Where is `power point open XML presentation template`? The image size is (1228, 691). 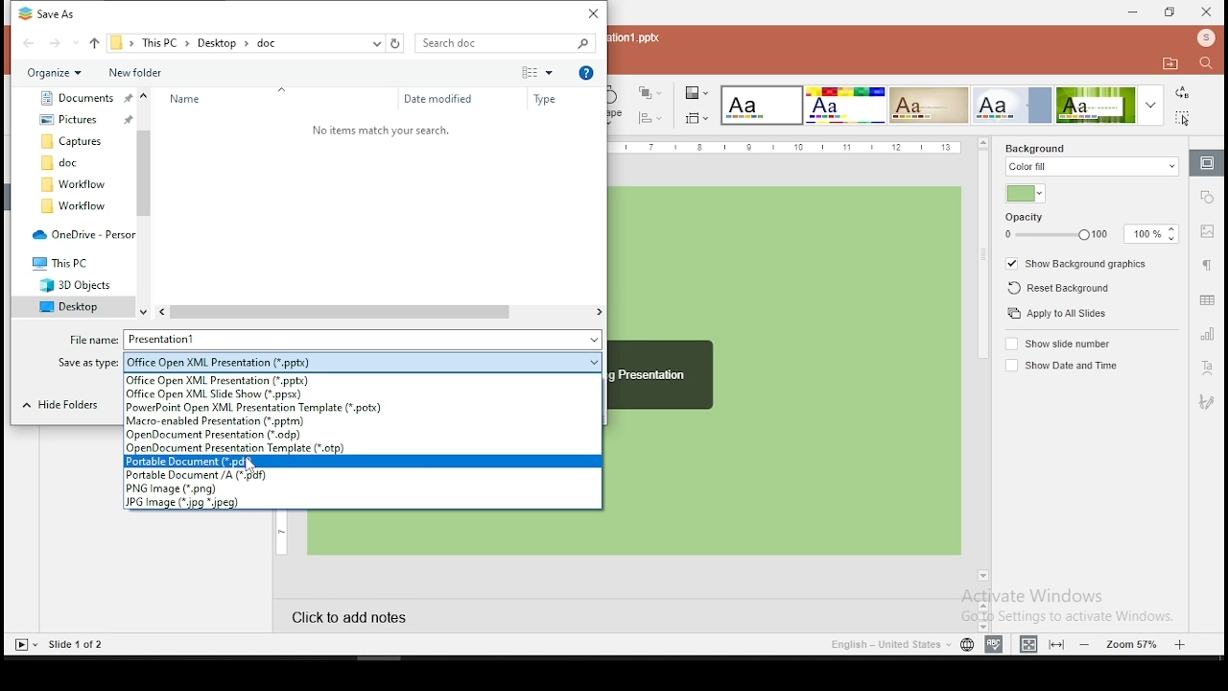
power point open XML presentation template is located at coordinates (363, 409).